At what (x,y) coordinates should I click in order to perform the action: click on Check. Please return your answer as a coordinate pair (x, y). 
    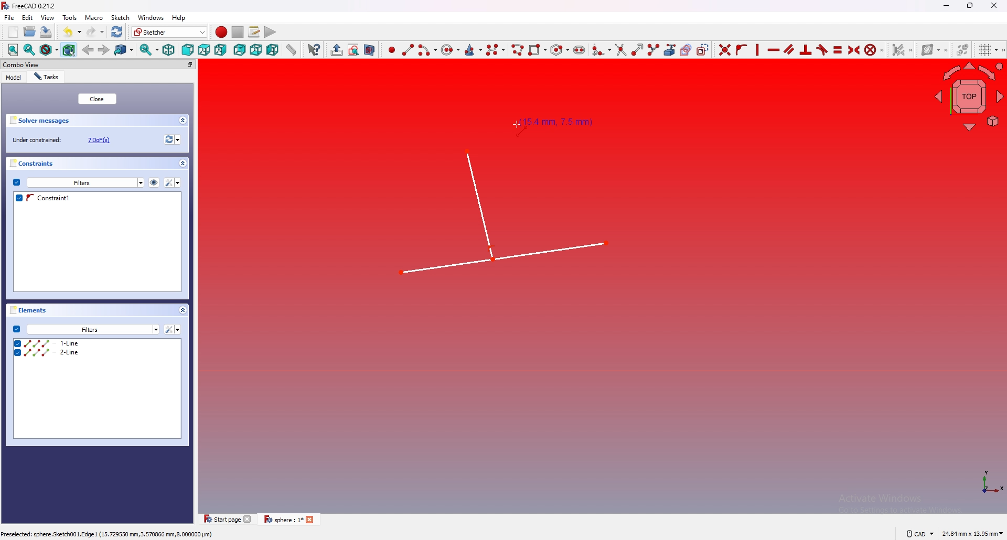
    Looking at the image, I should click on (16, 329).